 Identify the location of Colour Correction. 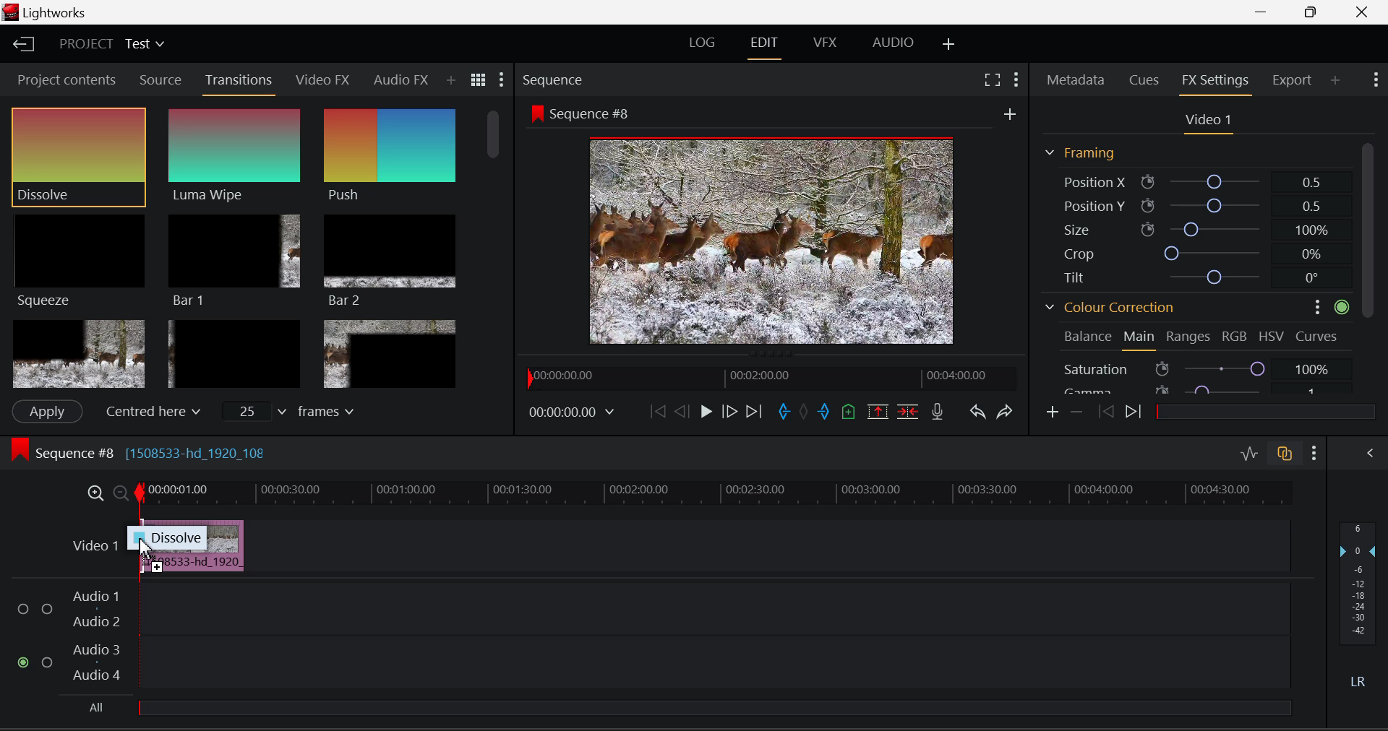
(1110, 306).